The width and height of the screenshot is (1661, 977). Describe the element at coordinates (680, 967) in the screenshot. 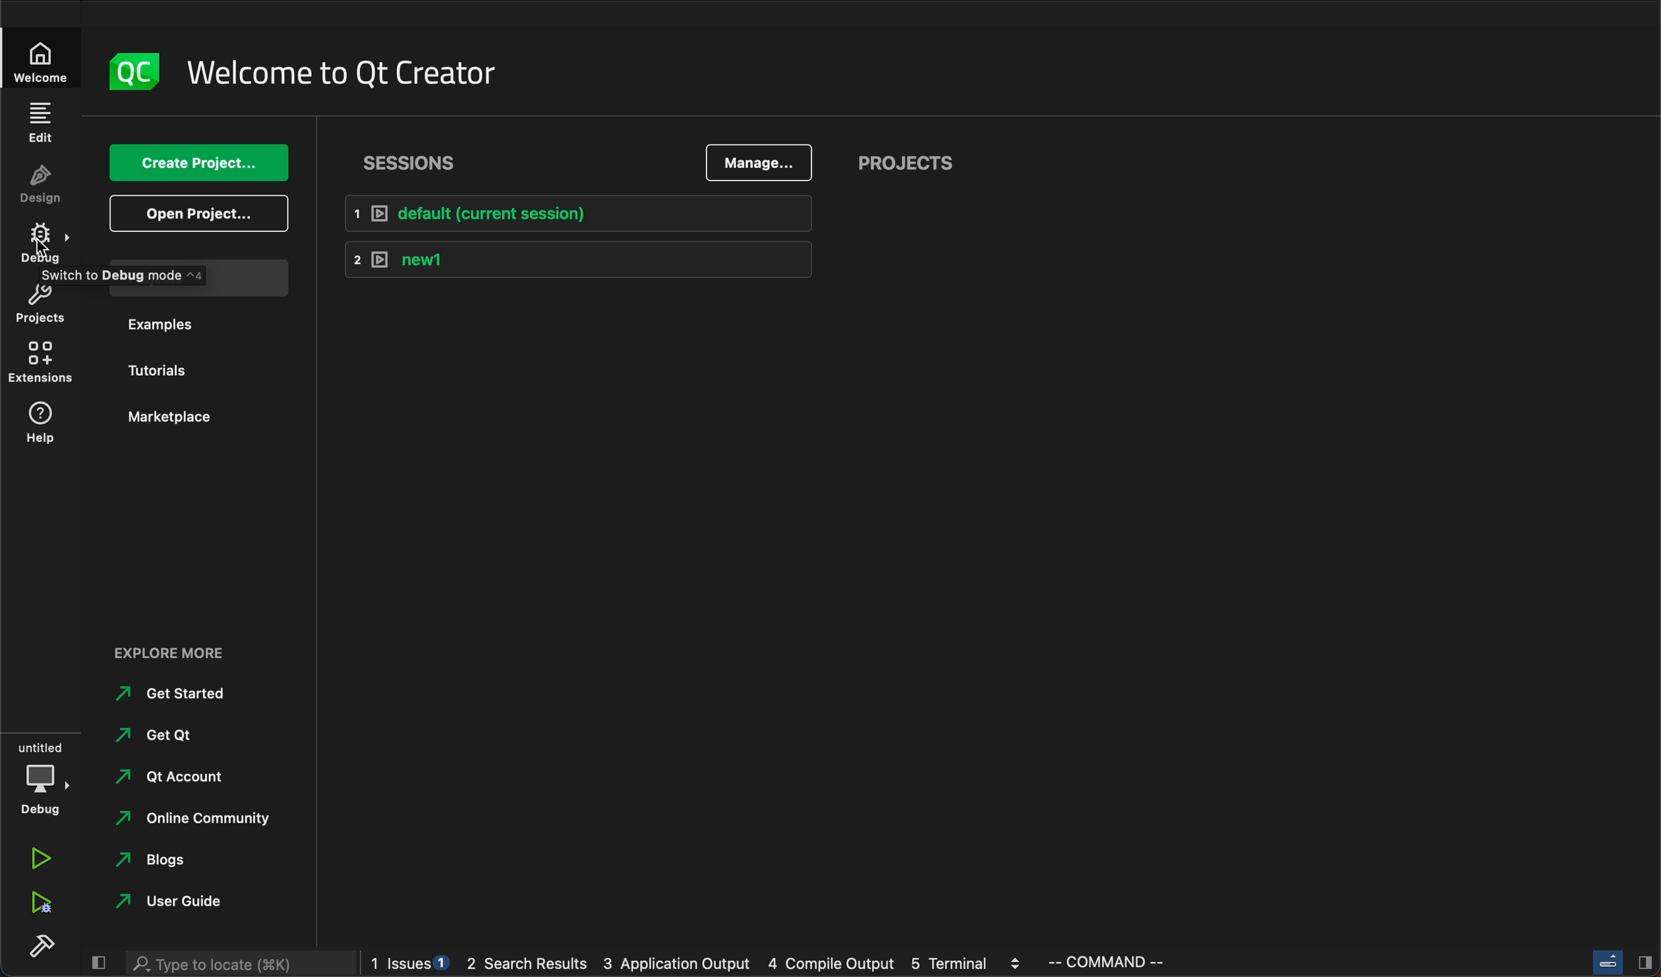

I see `application output` at that location.